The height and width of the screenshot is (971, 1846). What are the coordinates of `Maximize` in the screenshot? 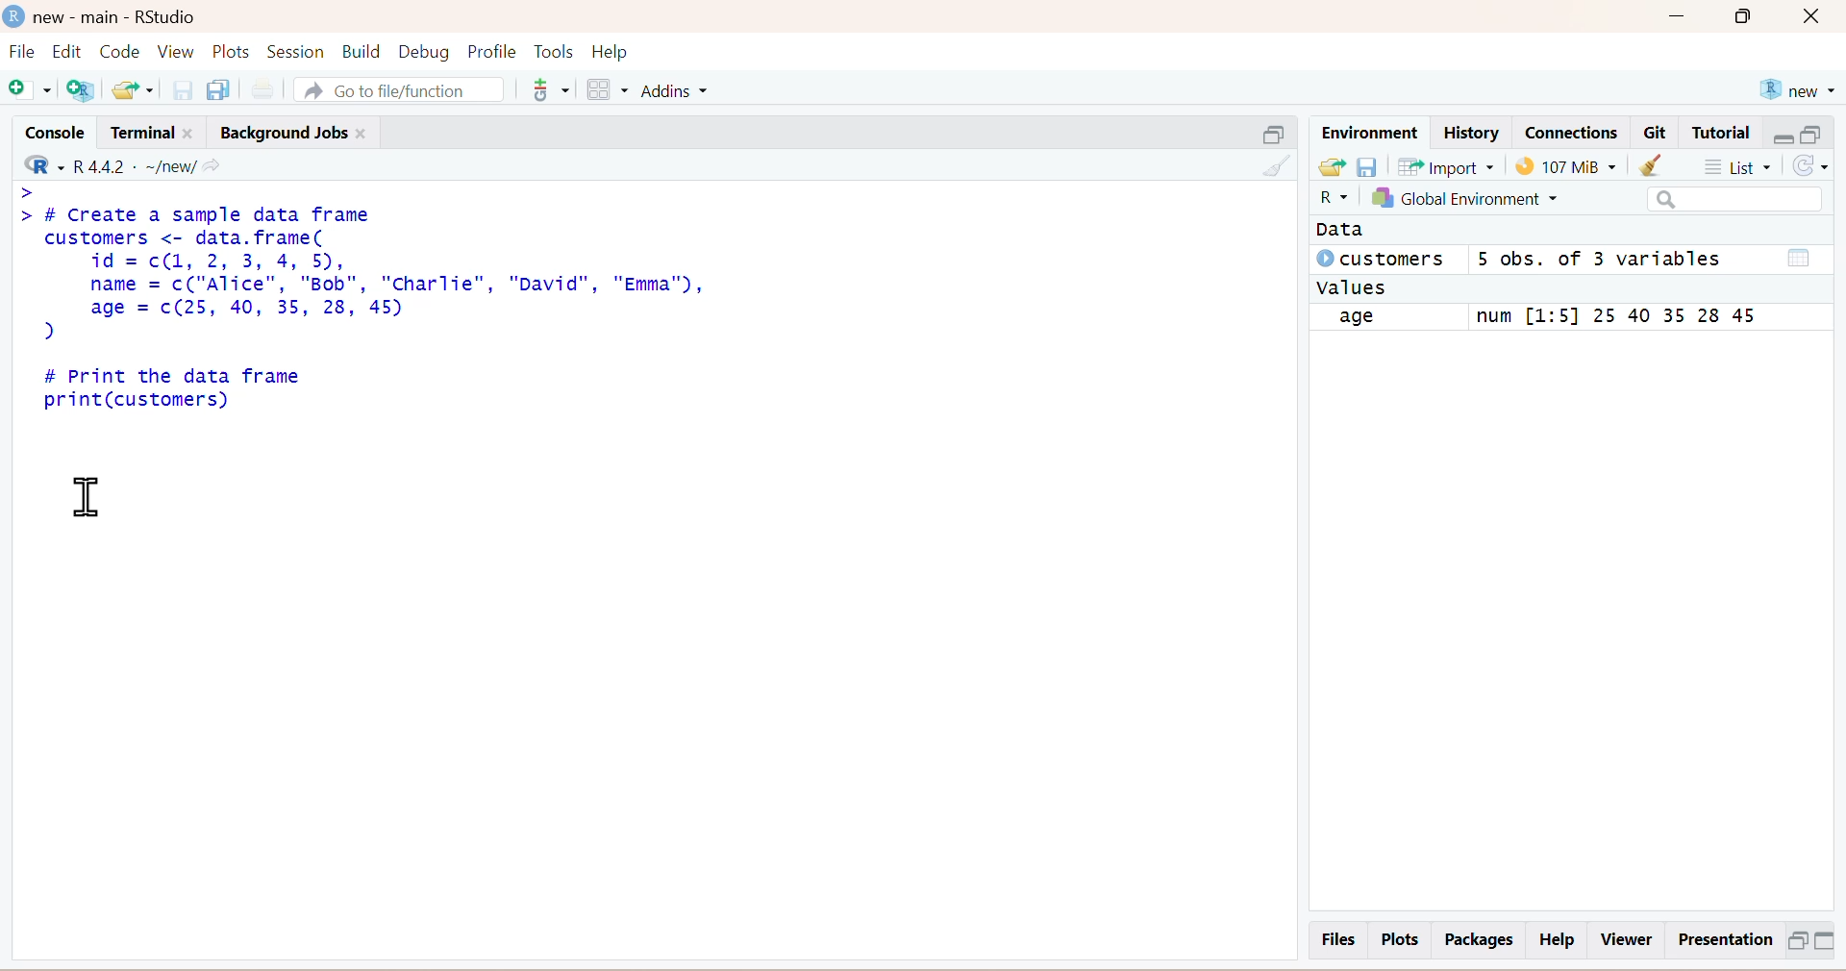 It's located at (1796, 939).